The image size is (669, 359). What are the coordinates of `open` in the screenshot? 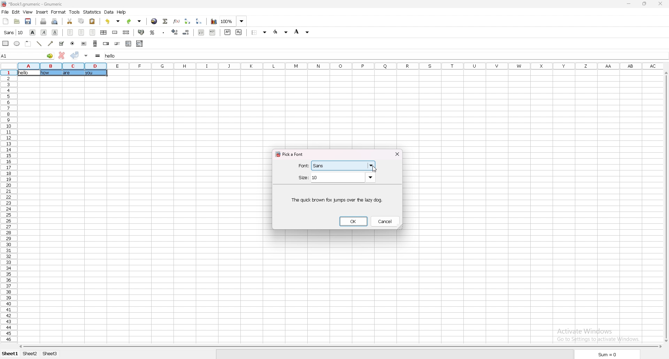 It's located at (17, 21).